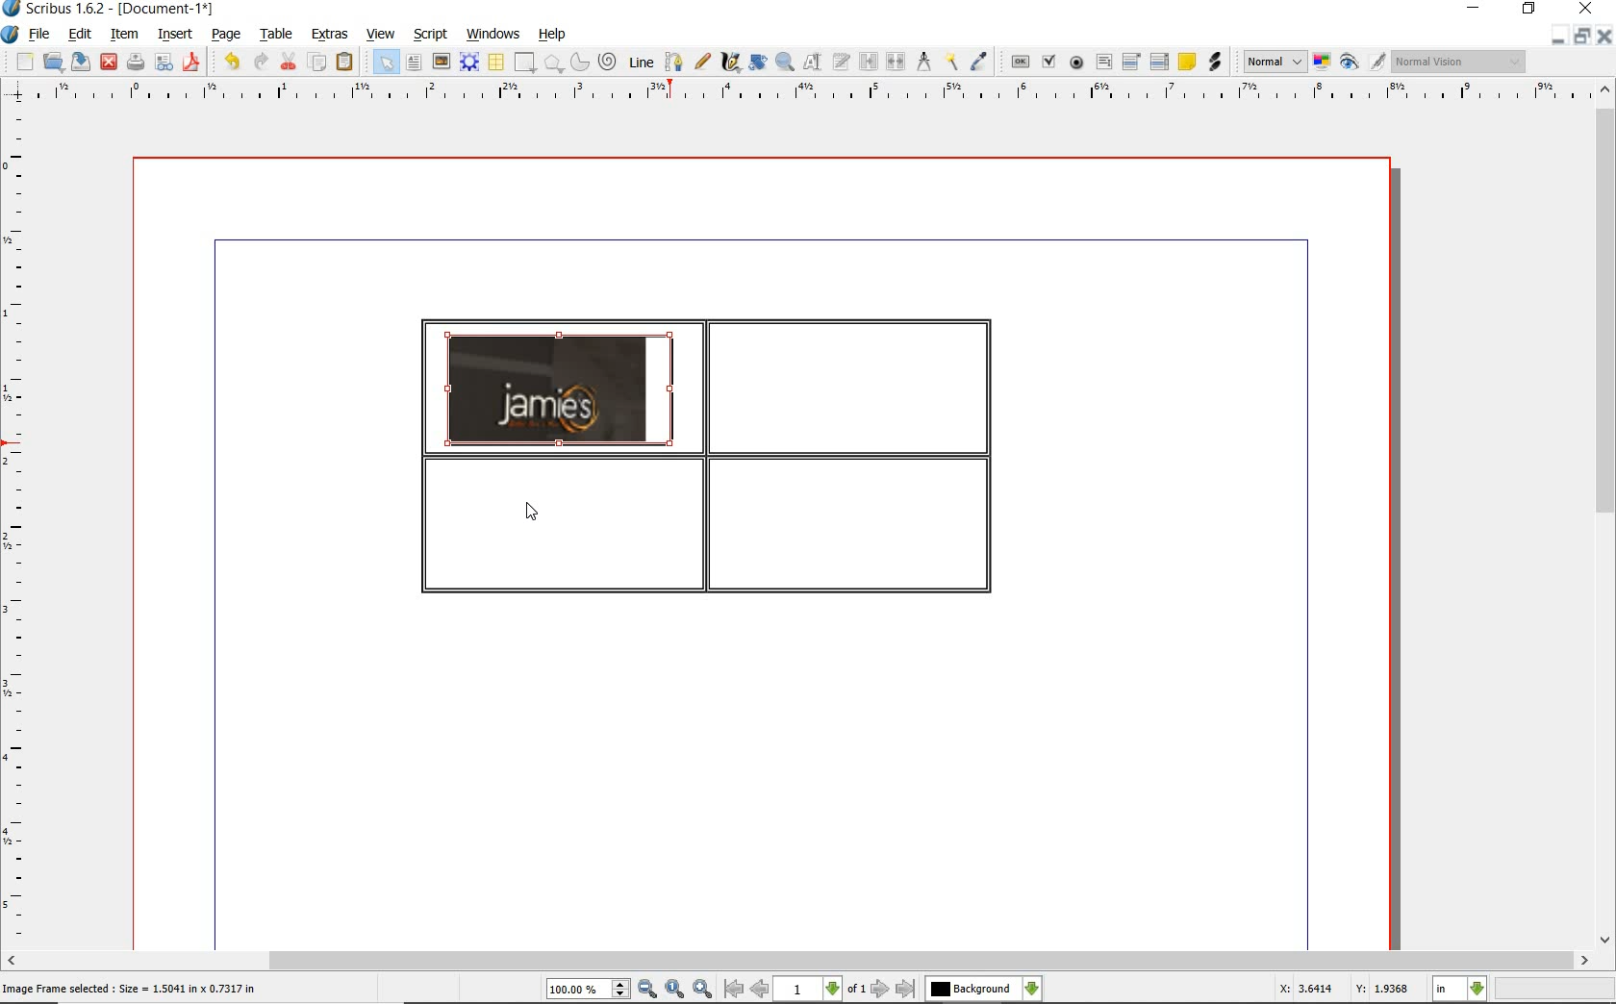  What do you see at coordinates (1556, 37) in the screenshot?
I see `minimize` at bounding box center [1556, 37].